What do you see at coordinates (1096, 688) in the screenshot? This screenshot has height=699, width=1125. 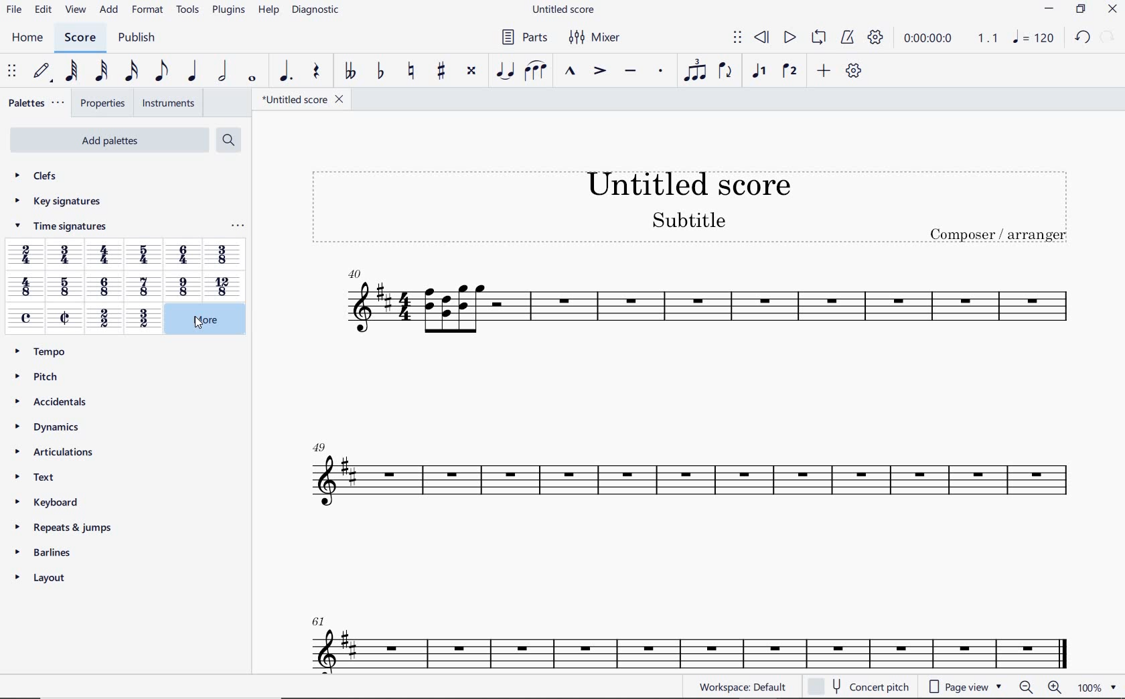 I see `ZOOM FACTOR` at bounding box center [1096, 688].